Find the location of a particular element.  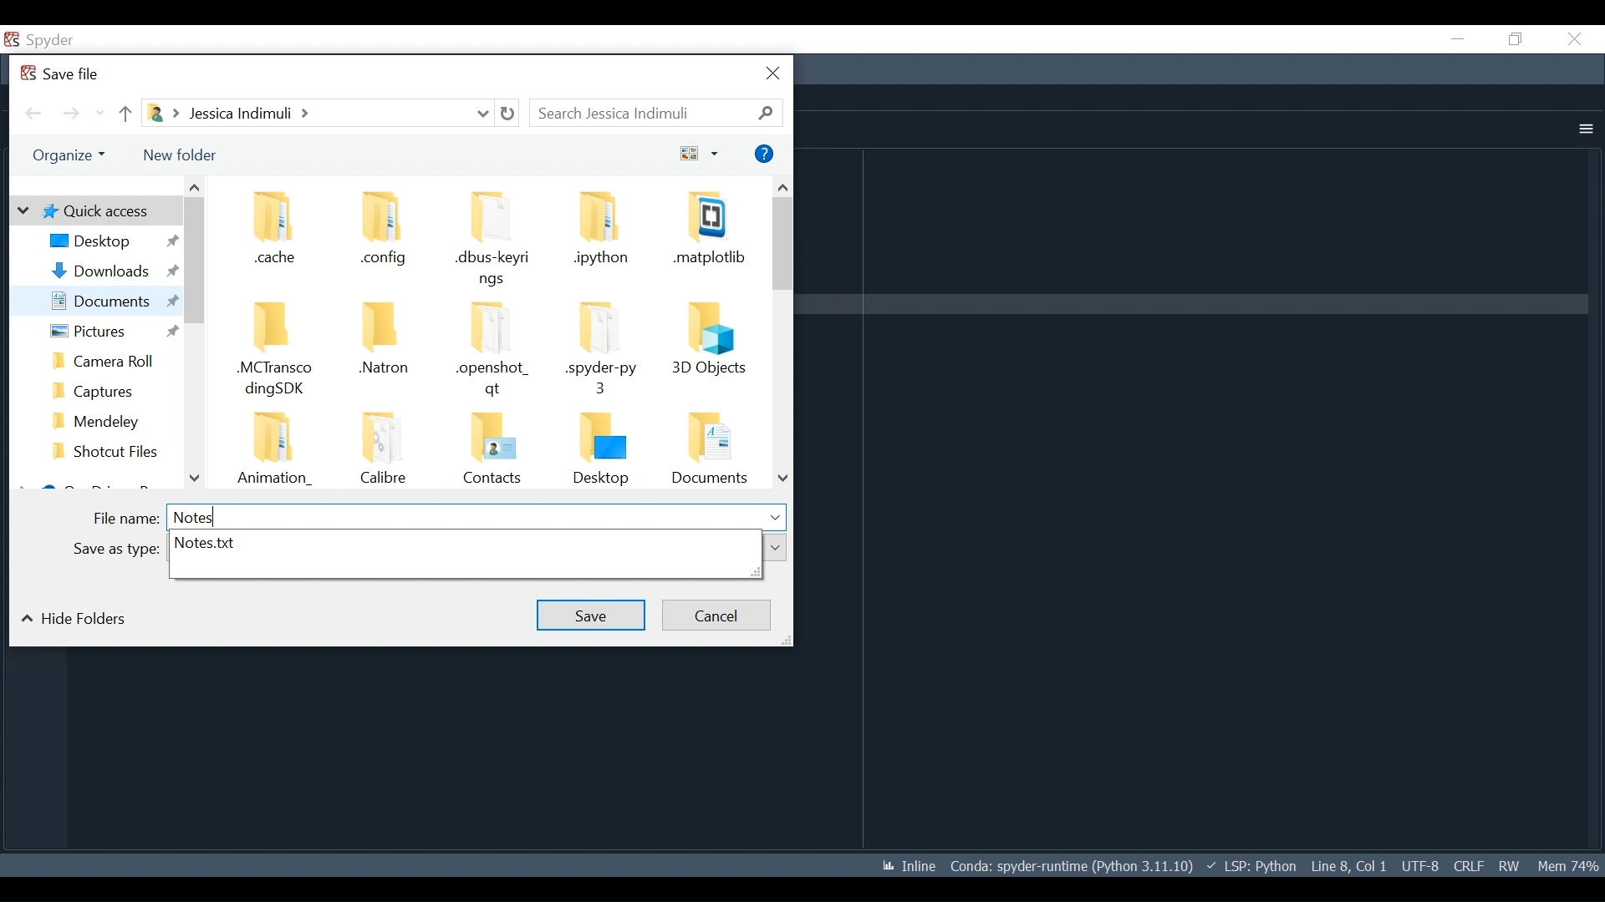

Documents is located at coordinates (107, 300).